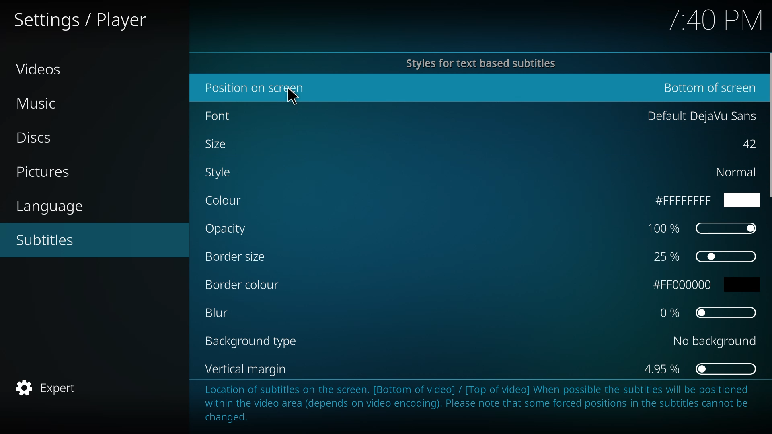  I want to click on music, so click(40, 104).